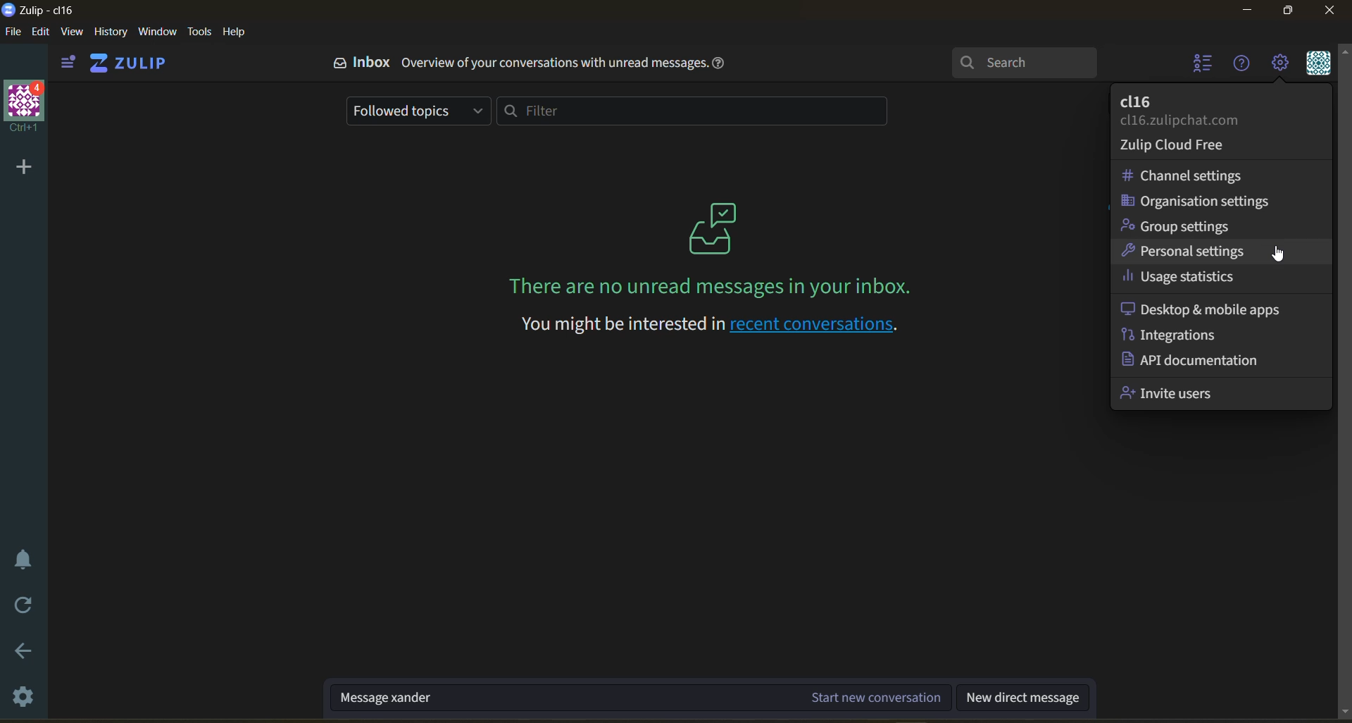 The image size is (1352, 723). Describe the element at coordinates (707, 325) in the screenshot. I see `You might be interested in recent conversations.` at that location.